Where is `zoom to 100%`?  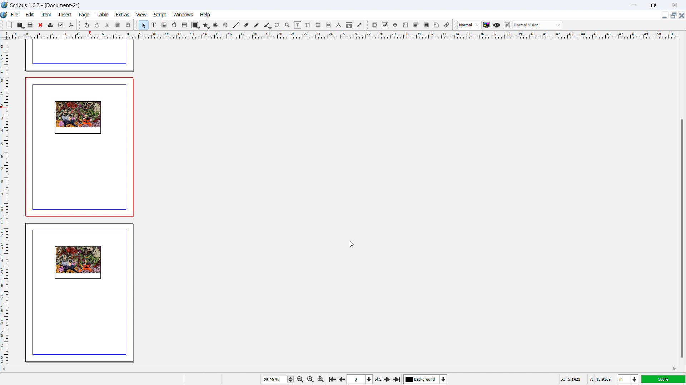 zoom to 100% is located at coordinates (310, 379).